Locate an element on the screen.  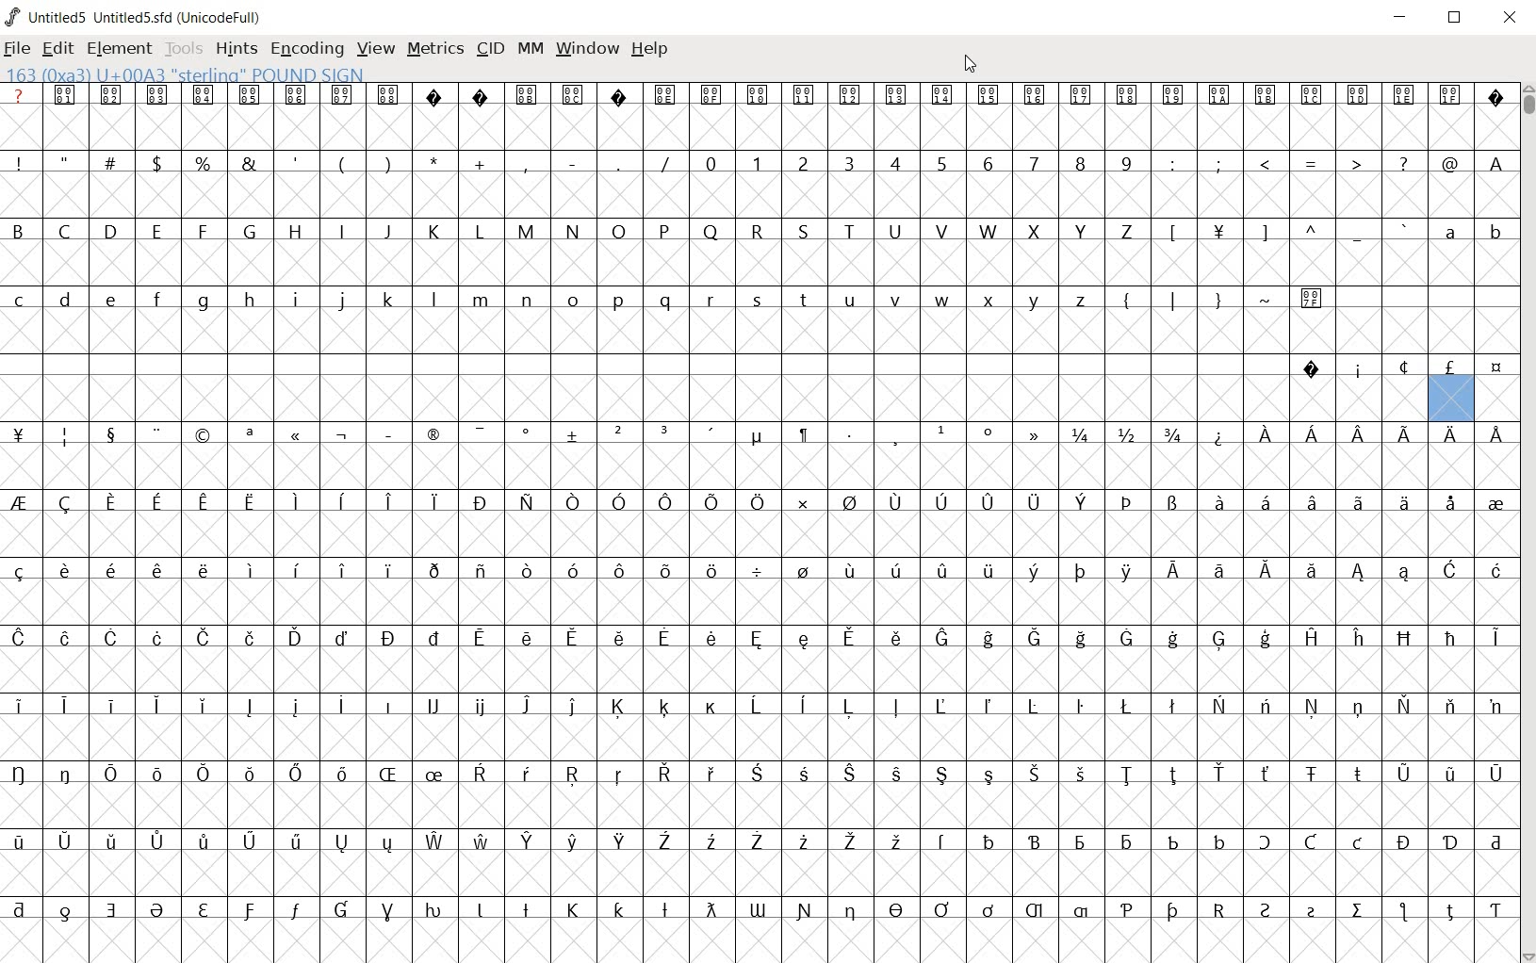
Symbol is located at coordinates (341, 569).